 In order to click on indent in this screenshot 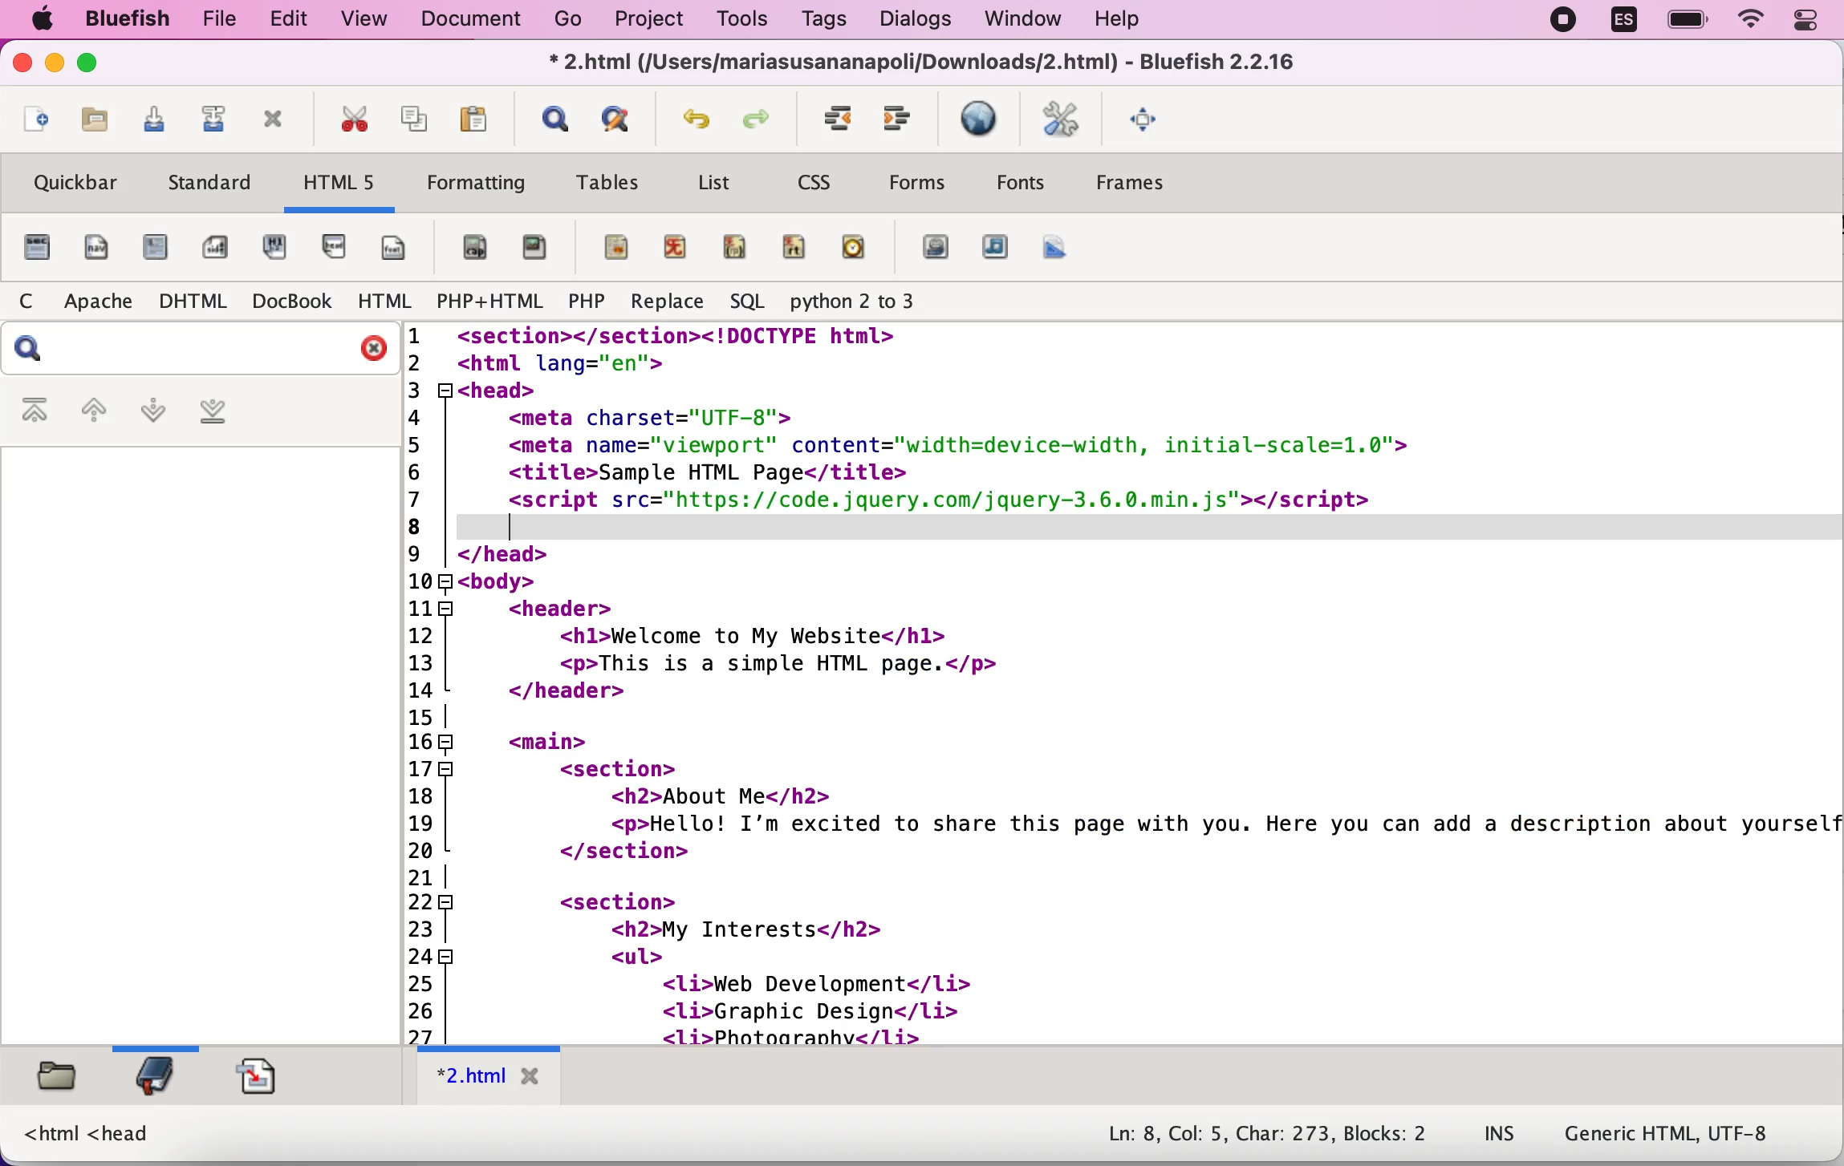, I will do `click(901, 120)`.